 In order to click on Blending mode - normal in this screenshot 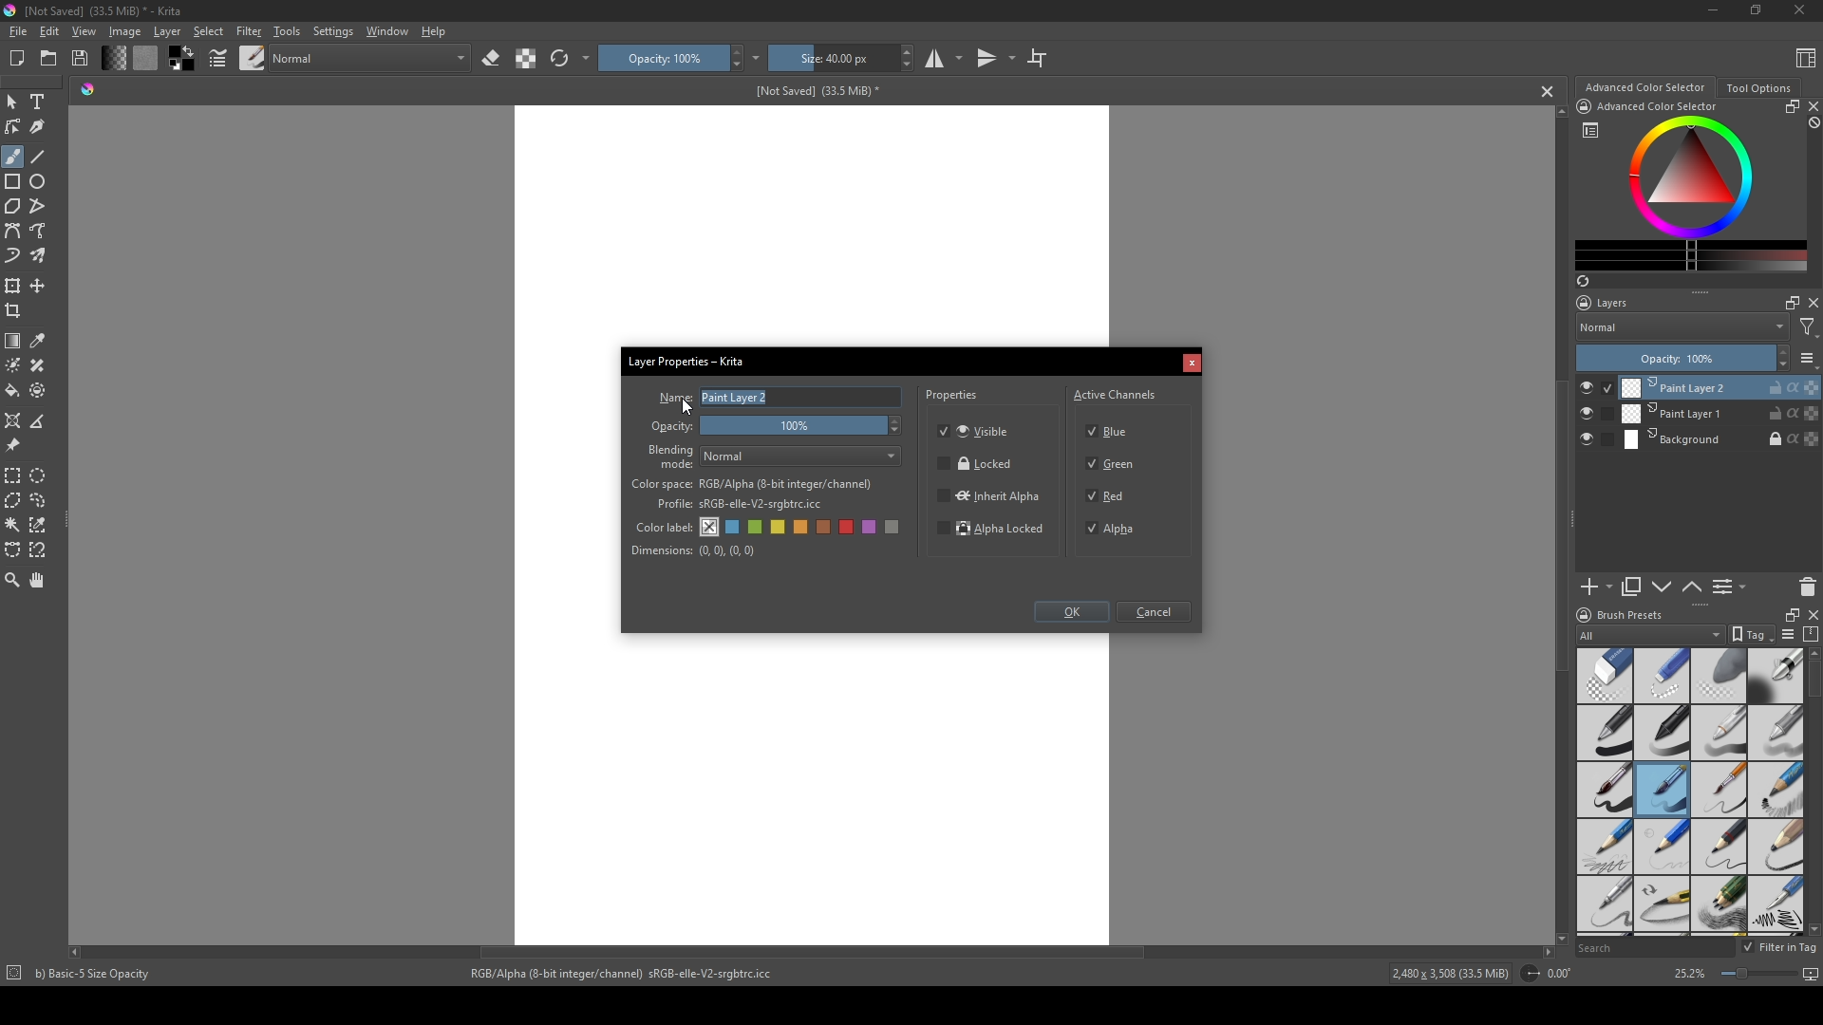, I will do `click(671, 456)`.